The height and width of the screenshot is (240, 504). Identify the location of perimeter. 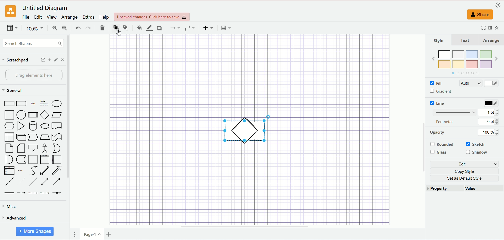
(445, 122).